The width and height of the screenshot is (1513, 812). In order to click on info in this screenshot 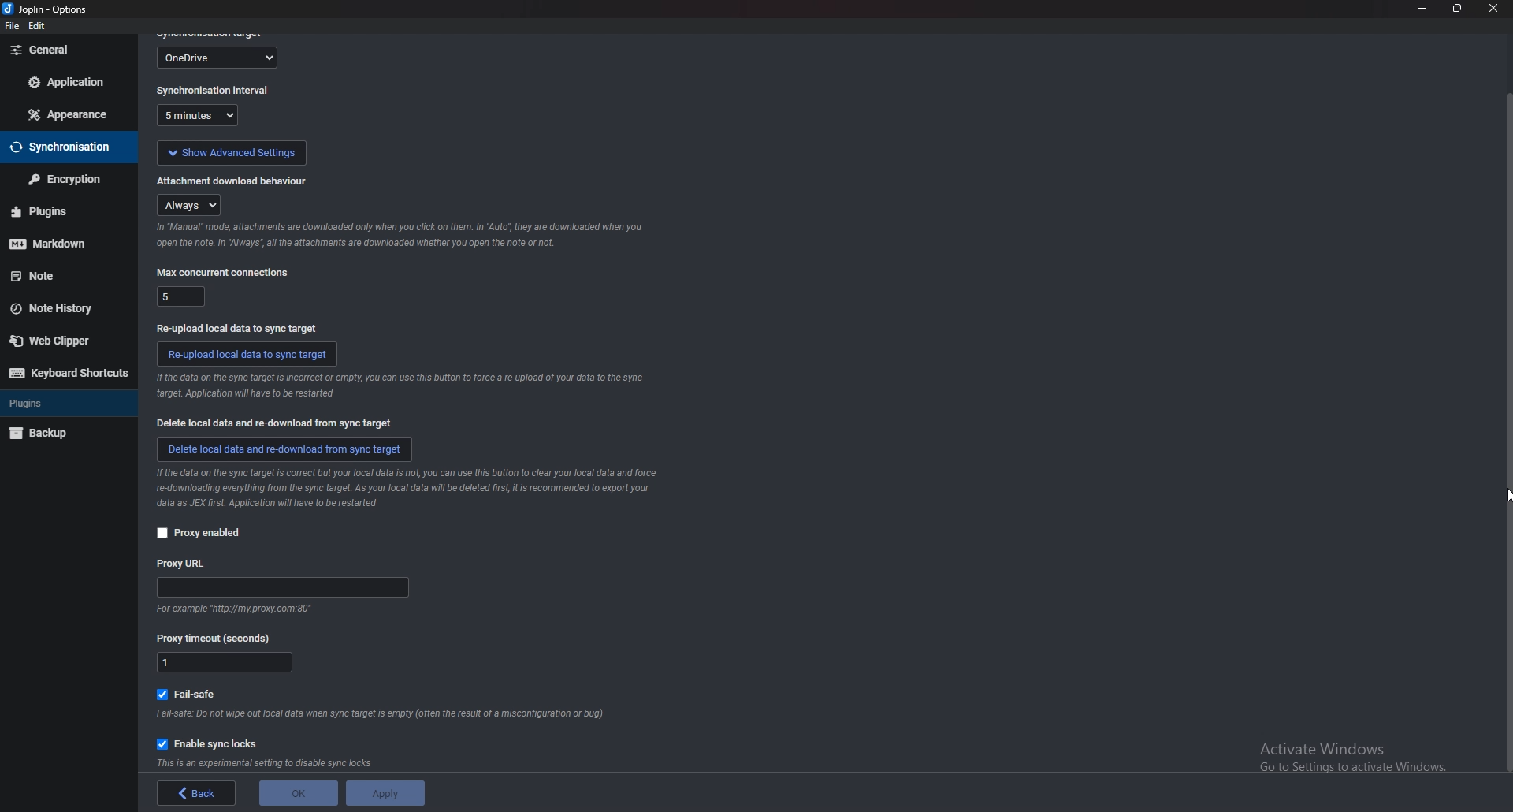, I will do `click(417, 488)`.